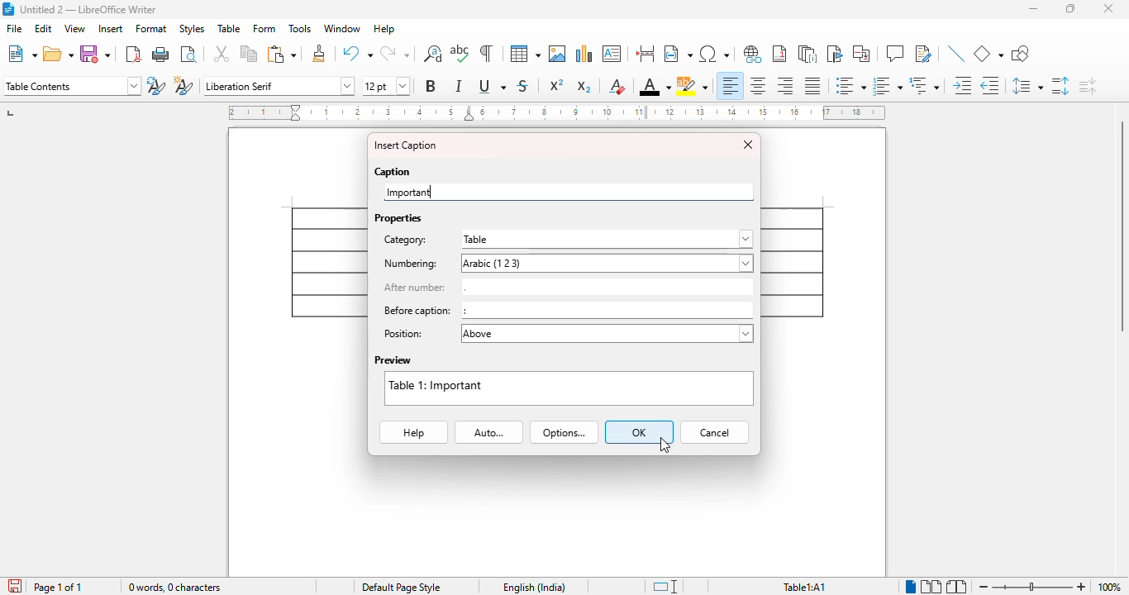  Describe the element at coordinates (984, 588) in the screenshot. I see `zoom out` at that location.